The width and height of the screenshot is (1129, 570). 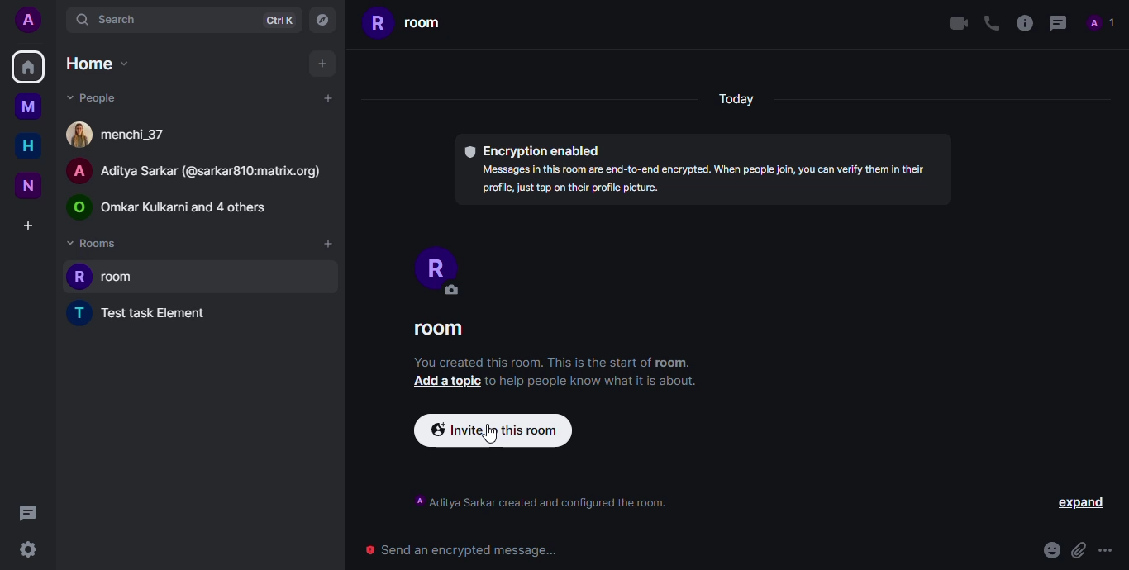 What do you see at coordinates (29, 549) in the screenshot?
I see `quick settings` at bounding box center [29, 549].